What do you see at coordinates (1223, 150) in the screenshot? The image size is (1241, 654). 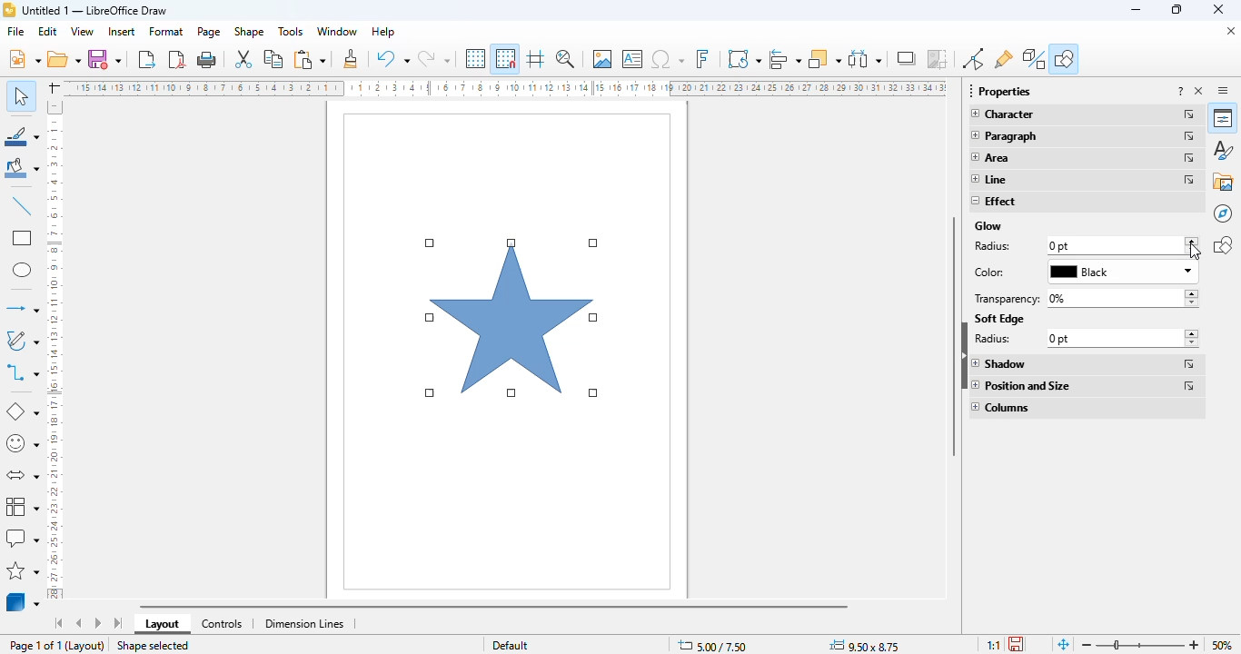 I see `styles` at bounding box center [1223, 150].